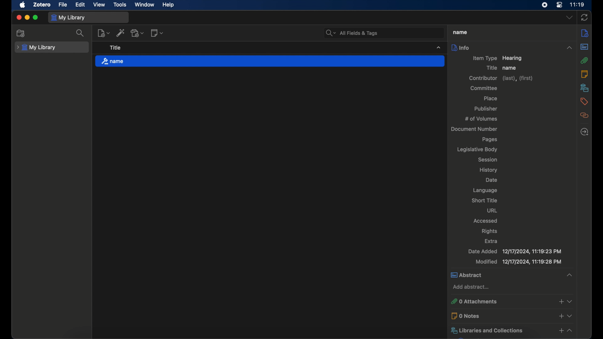 This screenshot has height=339, width=603. I want to click on extra, so click(492, 241).